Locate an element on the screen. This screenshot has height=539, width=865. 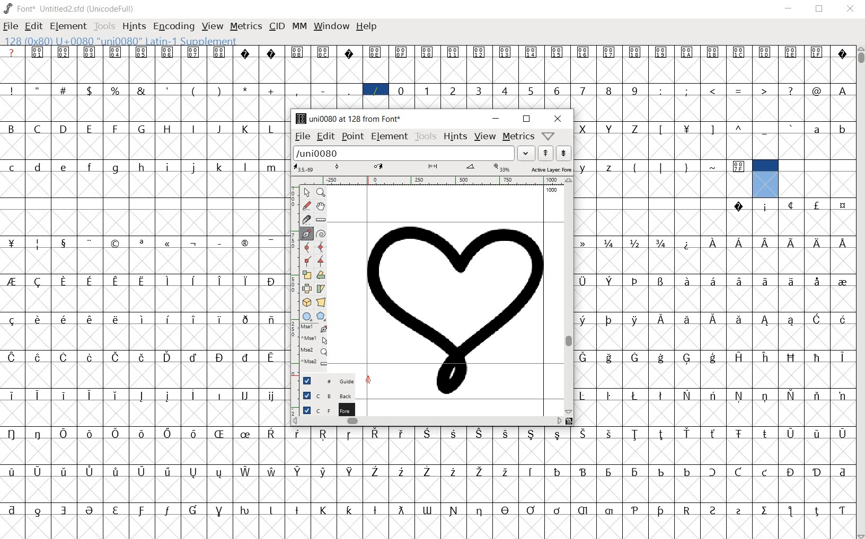
glyph is located at coordinates (687, 52).